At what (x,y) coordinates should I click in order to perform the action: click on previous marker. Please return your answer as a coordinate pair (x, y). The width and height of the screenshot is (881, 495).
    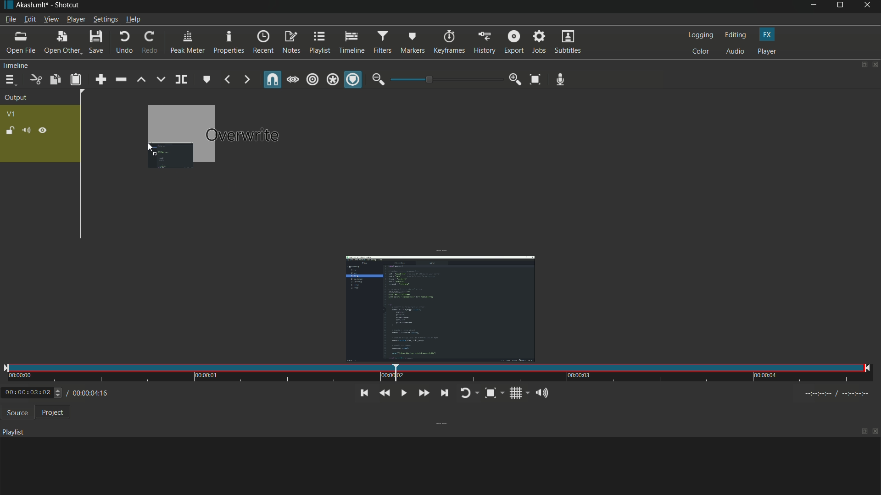
    Looking at the image, I should click on (228, 80).